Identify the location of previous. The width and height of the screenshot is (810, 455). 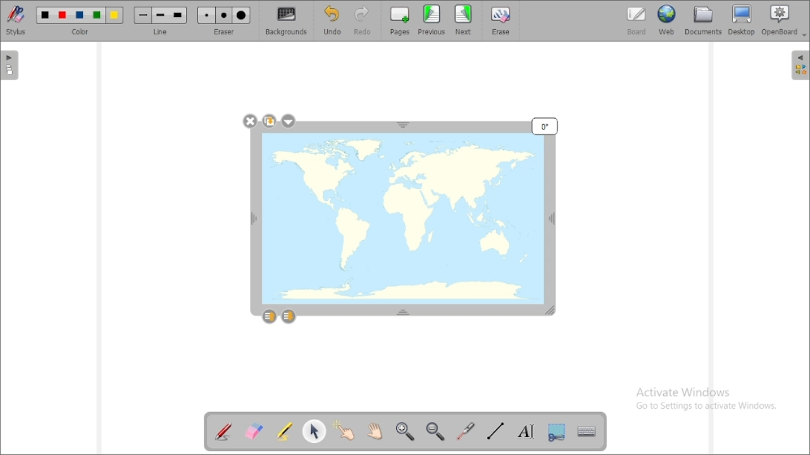
(432, 20).